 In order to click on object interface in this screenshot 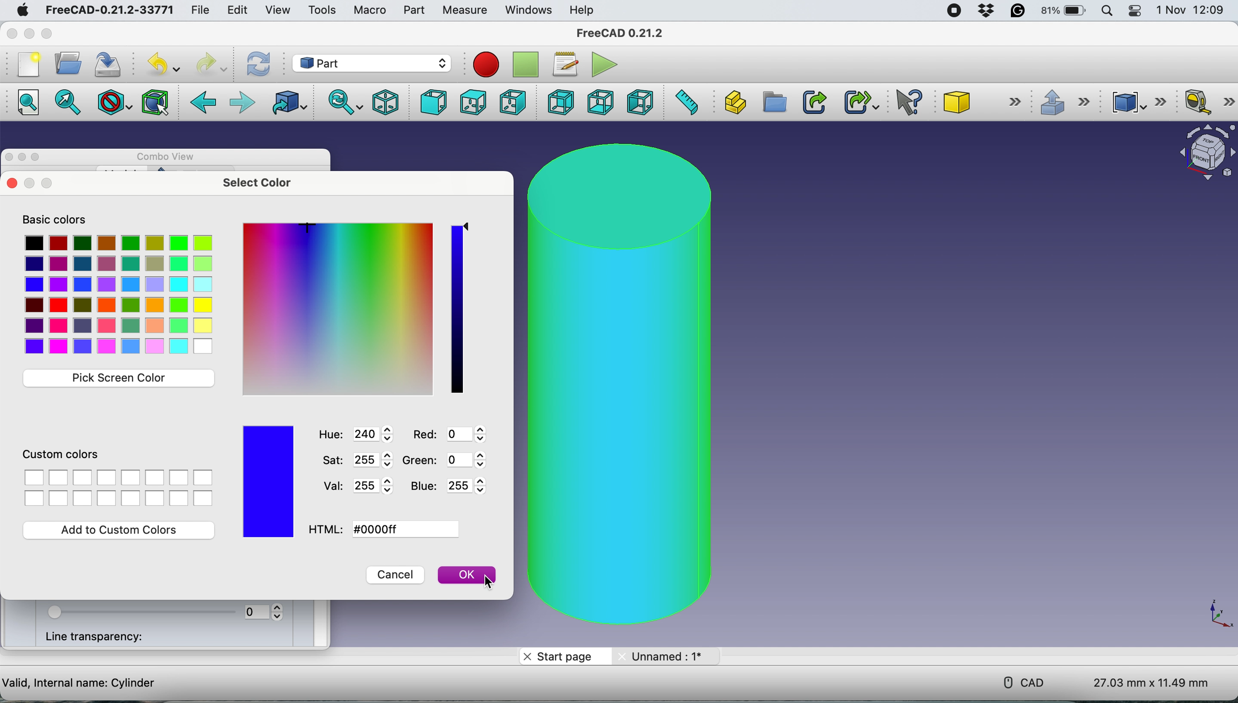, I will do `click(1206, 153)`.